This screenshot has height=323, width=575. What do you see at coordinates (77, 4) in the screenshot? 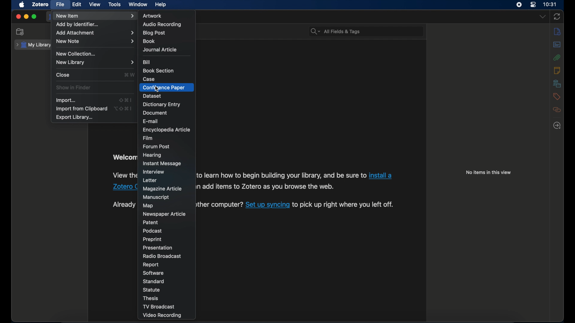
I see `edit` at bounding box center [77, 4].